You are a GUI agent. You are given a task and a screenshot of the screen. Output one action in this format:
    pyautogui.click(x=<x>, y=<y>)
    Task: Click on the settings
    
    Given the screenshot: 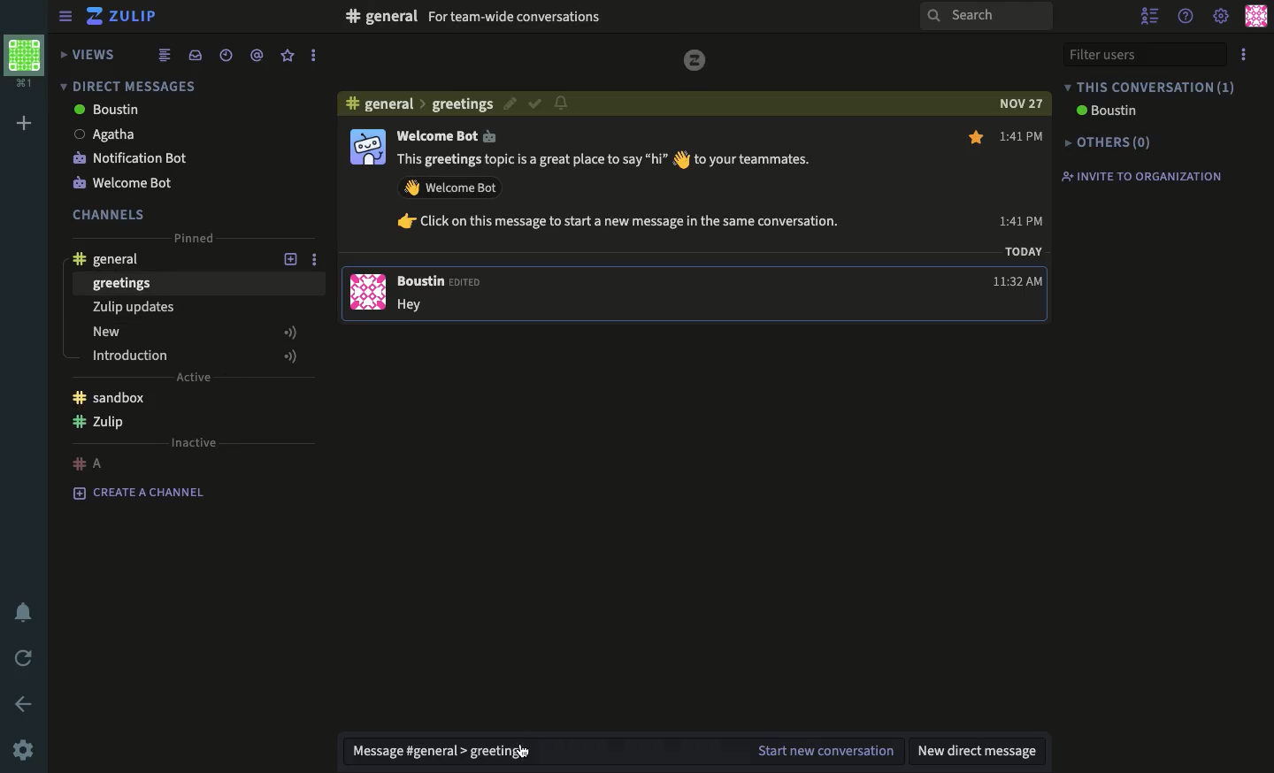 What is the action you would take?
    pyautogui.click(x=22, y=752)
    